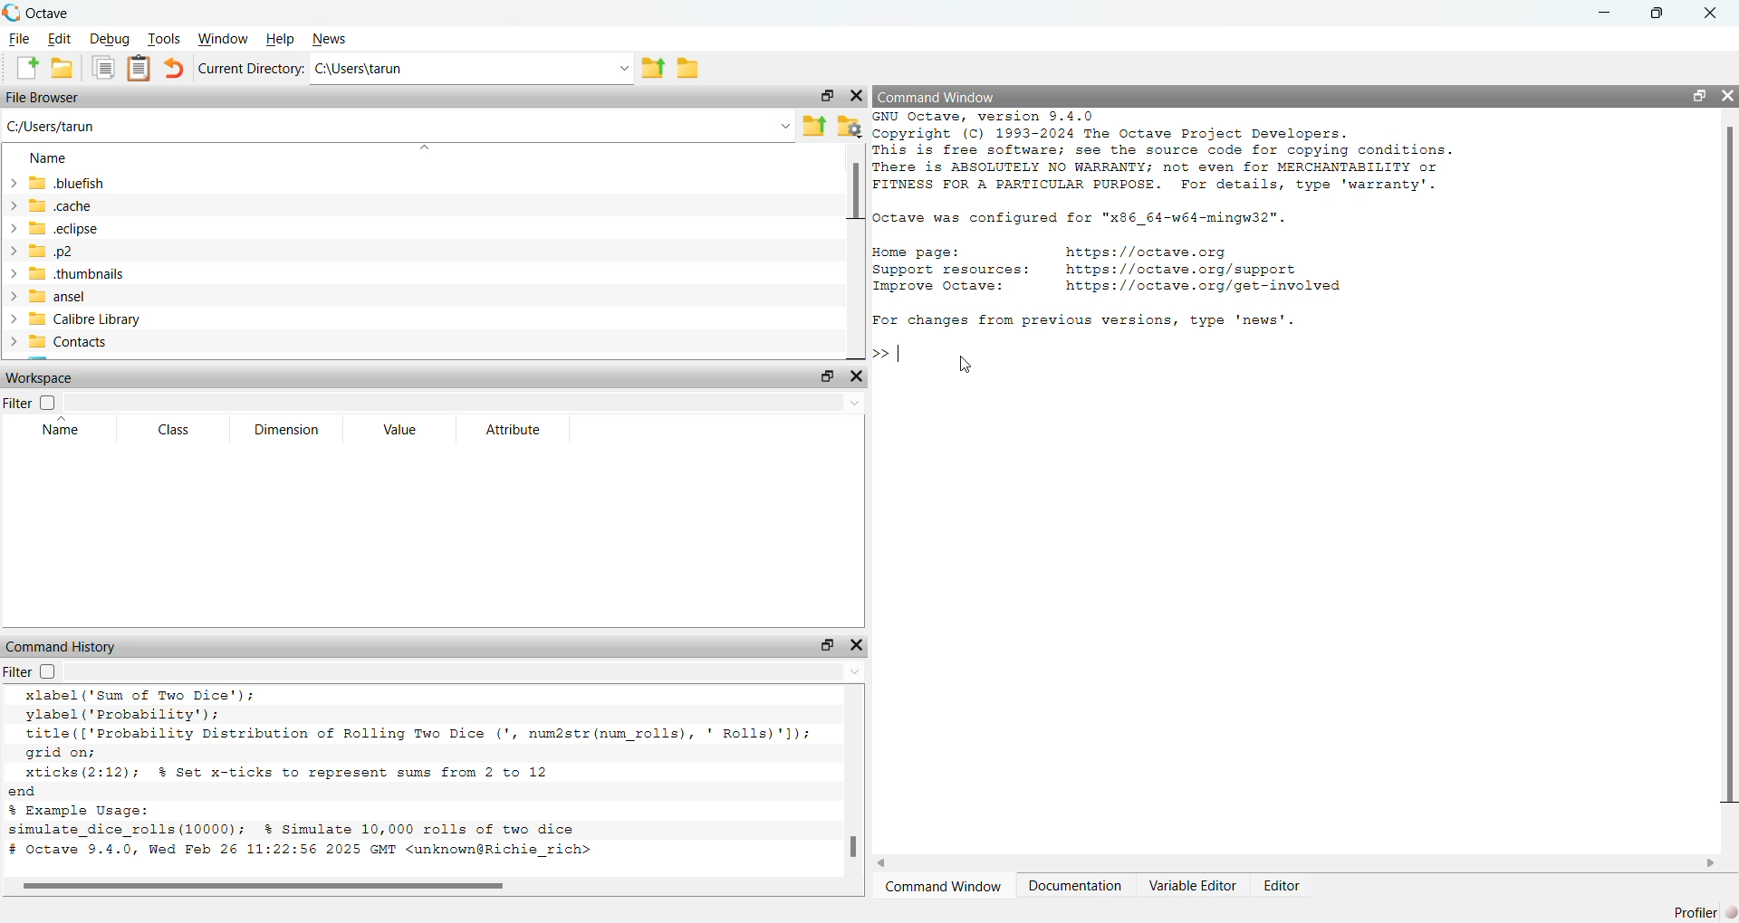 Image resolution: width=1739 pixels, height=923 pixels. Describe the element at coordinates (47, 295) in the screenshot. I see `ansel` at that location.